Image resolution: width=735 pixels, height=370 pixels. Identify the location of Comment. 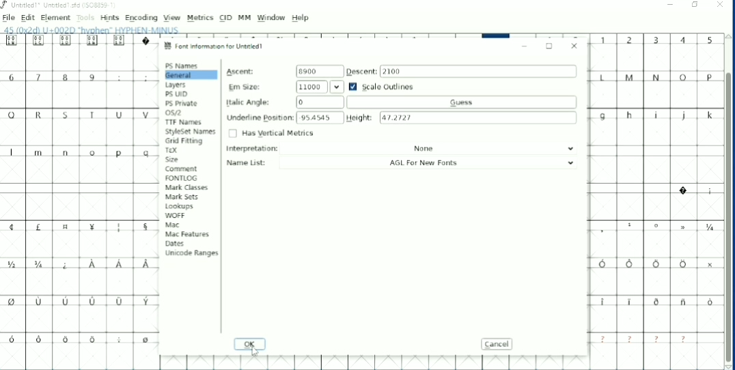
(181, 169).